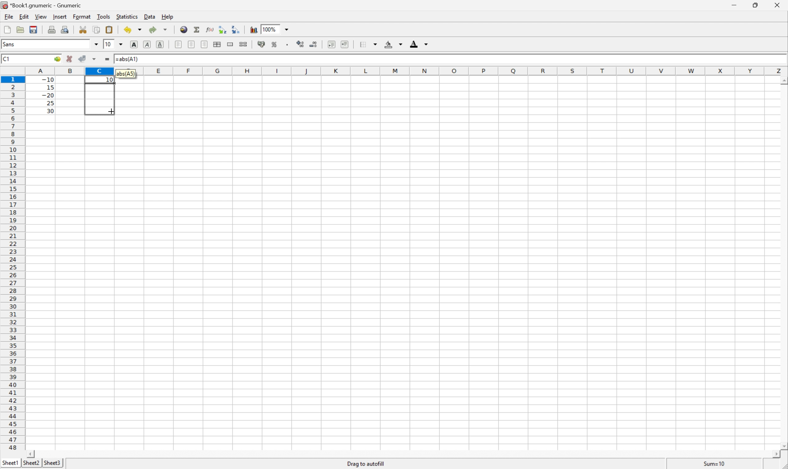 This screenshot has width=788, height=469. I want to click on align right, so click(204, 45).